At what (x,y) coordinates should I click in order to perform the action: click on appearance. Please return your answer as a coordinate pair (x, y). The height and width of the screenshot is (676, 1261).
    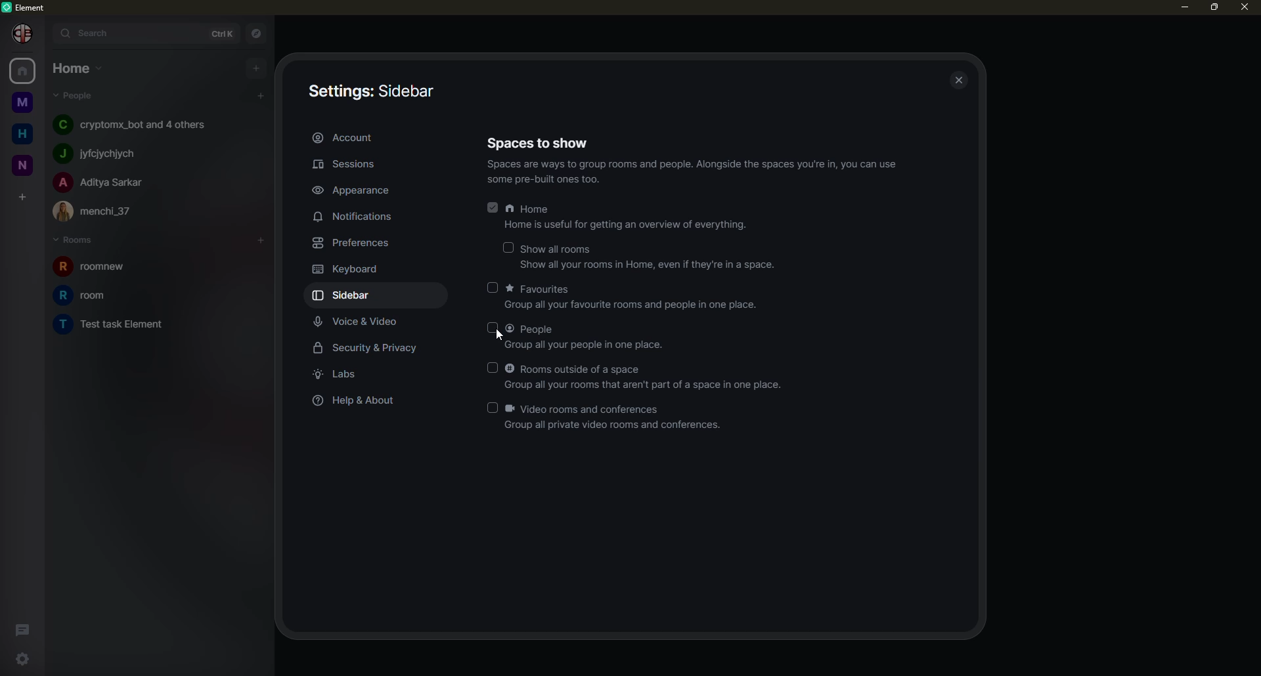
    Looking at the image, I should click on (353, 188).